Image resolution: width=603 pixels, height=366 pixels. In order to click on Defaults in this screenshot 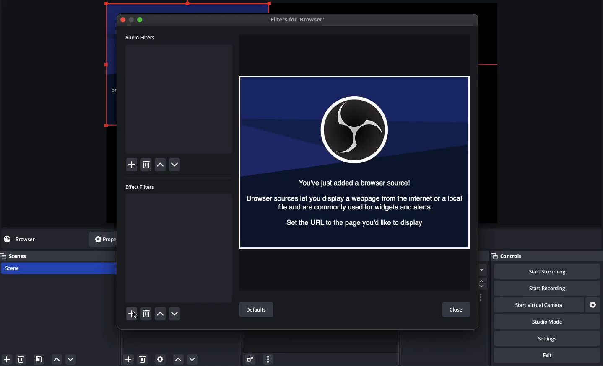, I will do `click(258, 310)`.